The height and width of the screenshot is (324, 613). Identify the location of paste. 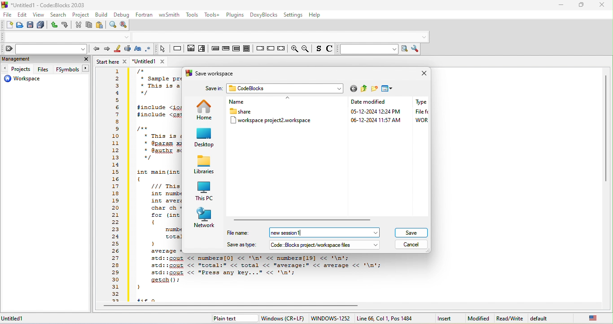
(100, 25).